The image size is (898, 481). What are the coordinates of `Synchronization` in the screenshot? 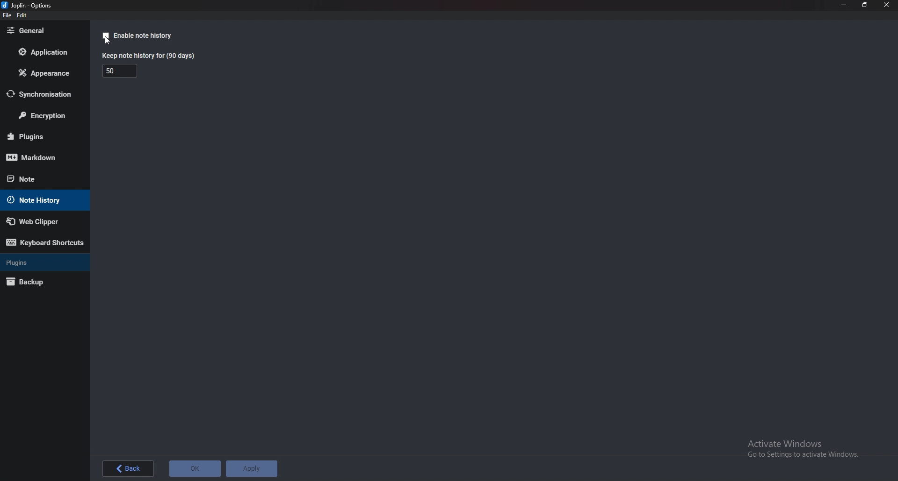 It's located at (43, 94).